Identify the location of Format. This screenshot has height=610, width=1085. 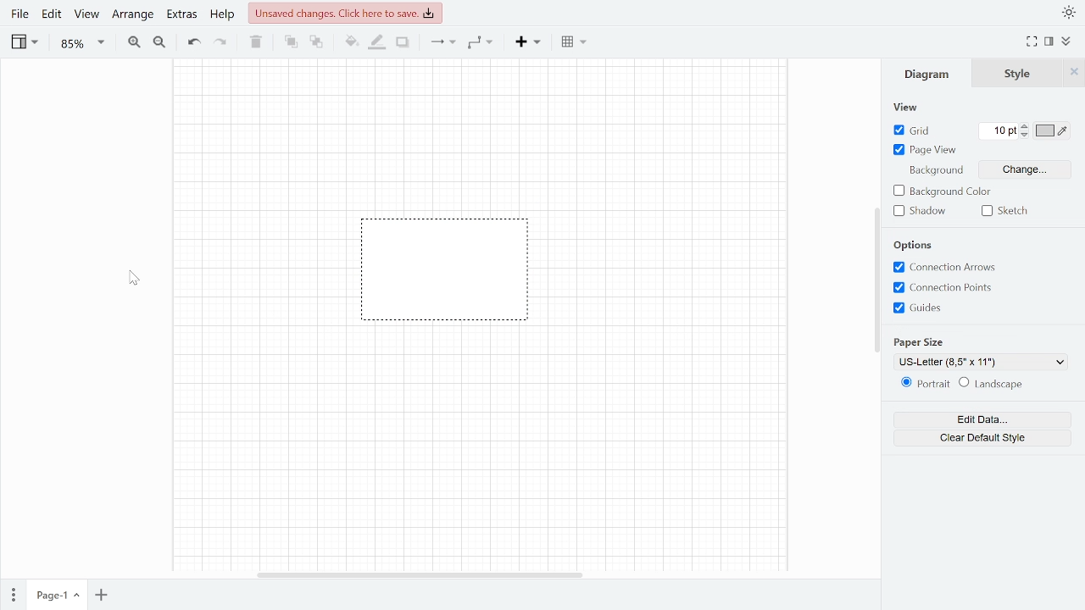
(1049, 42).